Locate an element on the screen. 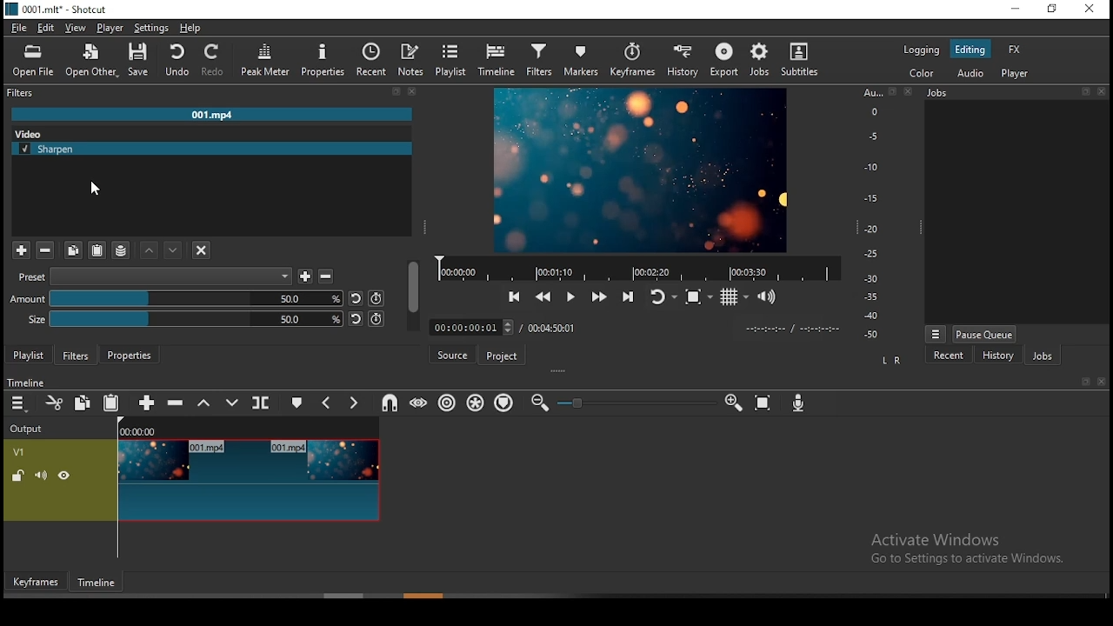 The image size is (1113, 626). peak meter is located at coordinates (264, 61).